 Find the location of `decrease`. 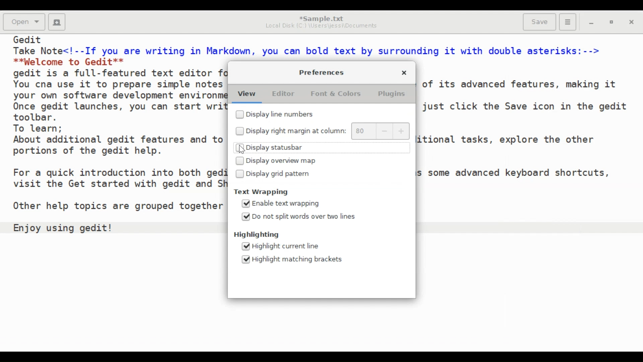

decrease is located at coordinates (384, 131).